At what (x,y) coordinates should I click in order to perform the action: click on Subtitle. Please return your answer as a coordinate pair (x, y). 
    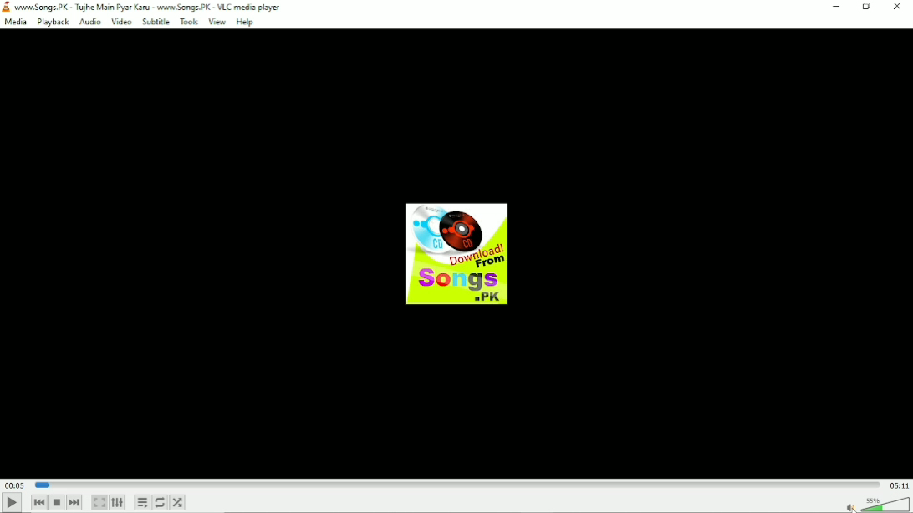
    Looking at the image, I should click on (155, 22).